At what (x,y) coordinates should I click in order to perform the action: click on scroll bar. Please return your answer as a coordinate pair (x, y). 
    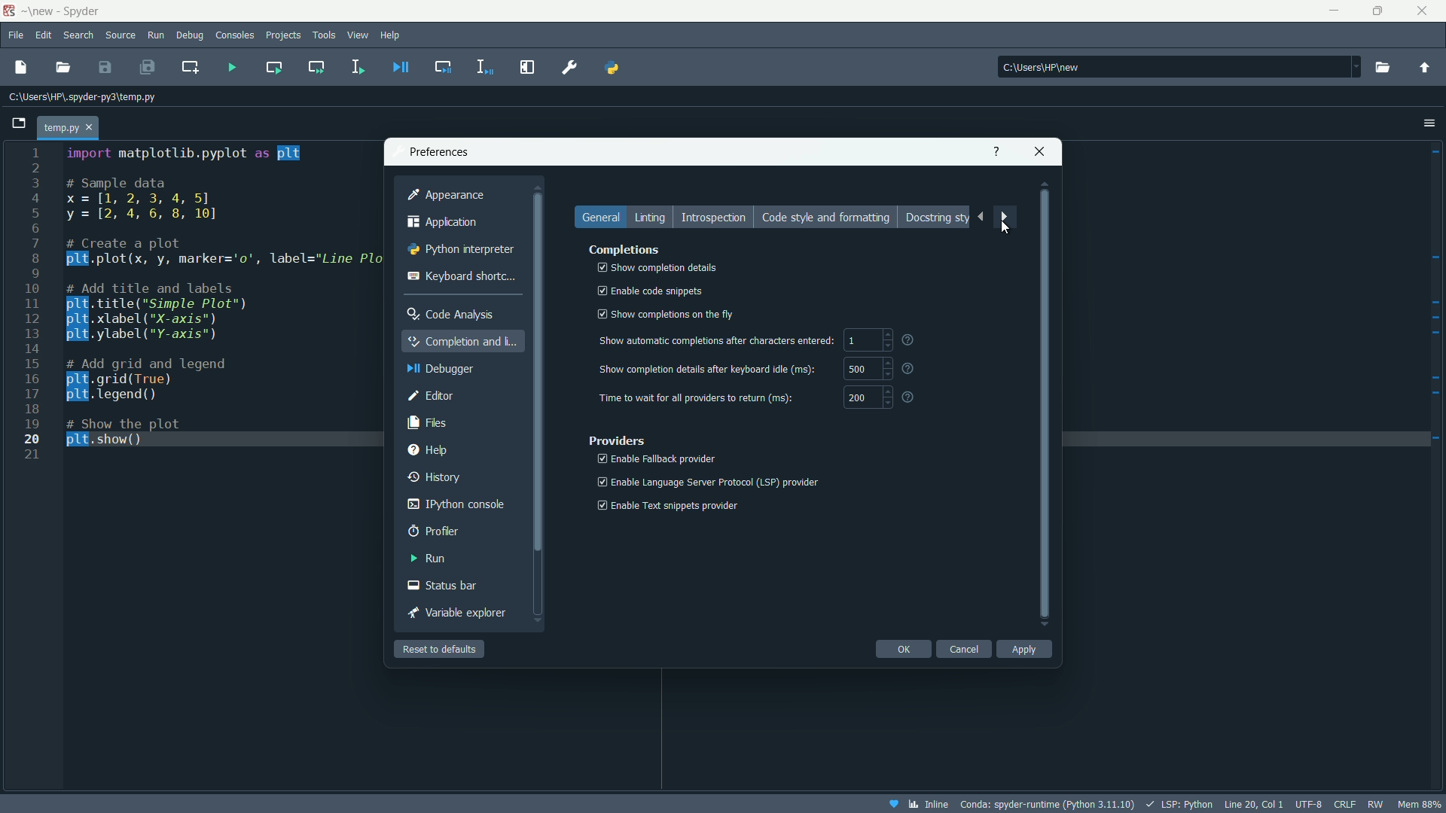
    Looking at the image, I should click on (1045, 405).